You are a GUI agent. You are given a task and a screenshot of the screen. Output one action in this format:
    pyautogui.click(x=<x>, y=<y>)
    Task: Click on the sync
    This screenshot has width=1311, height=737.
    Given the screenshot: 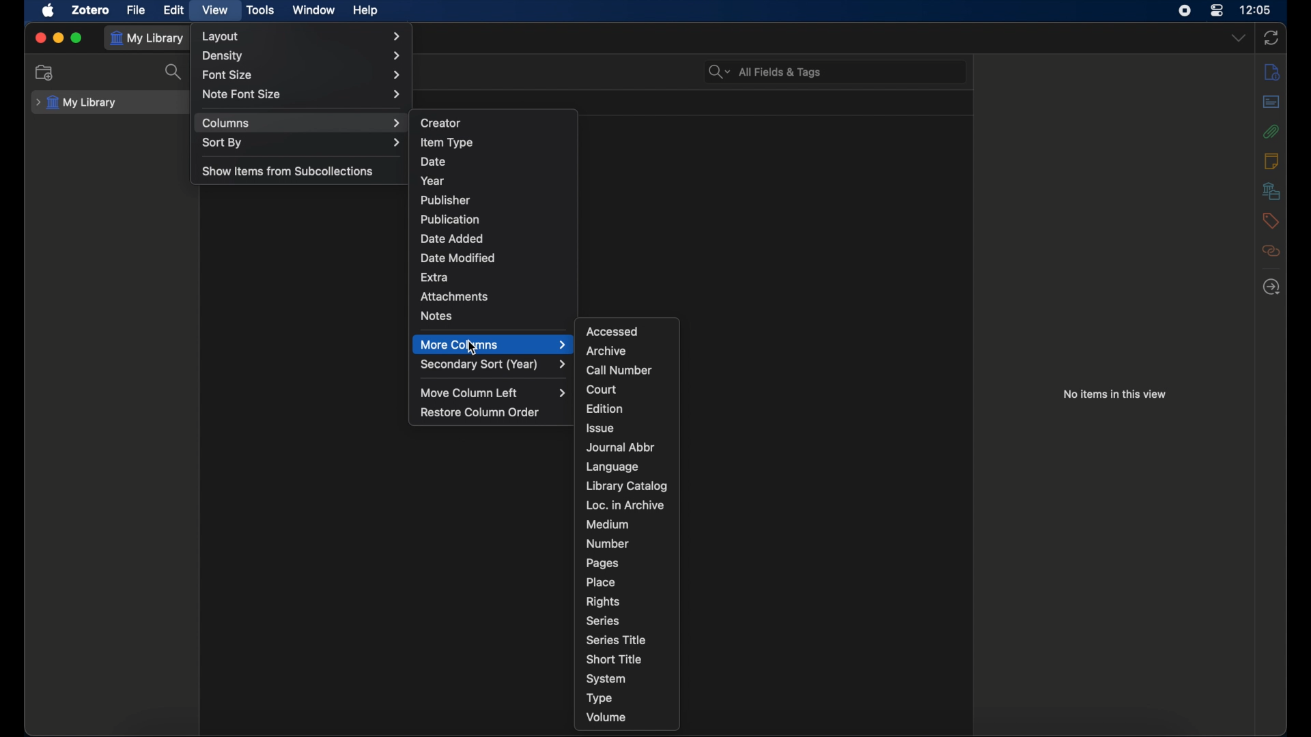 What is the action you would take?
    pyautogui.click(x=1271, y=39)
    